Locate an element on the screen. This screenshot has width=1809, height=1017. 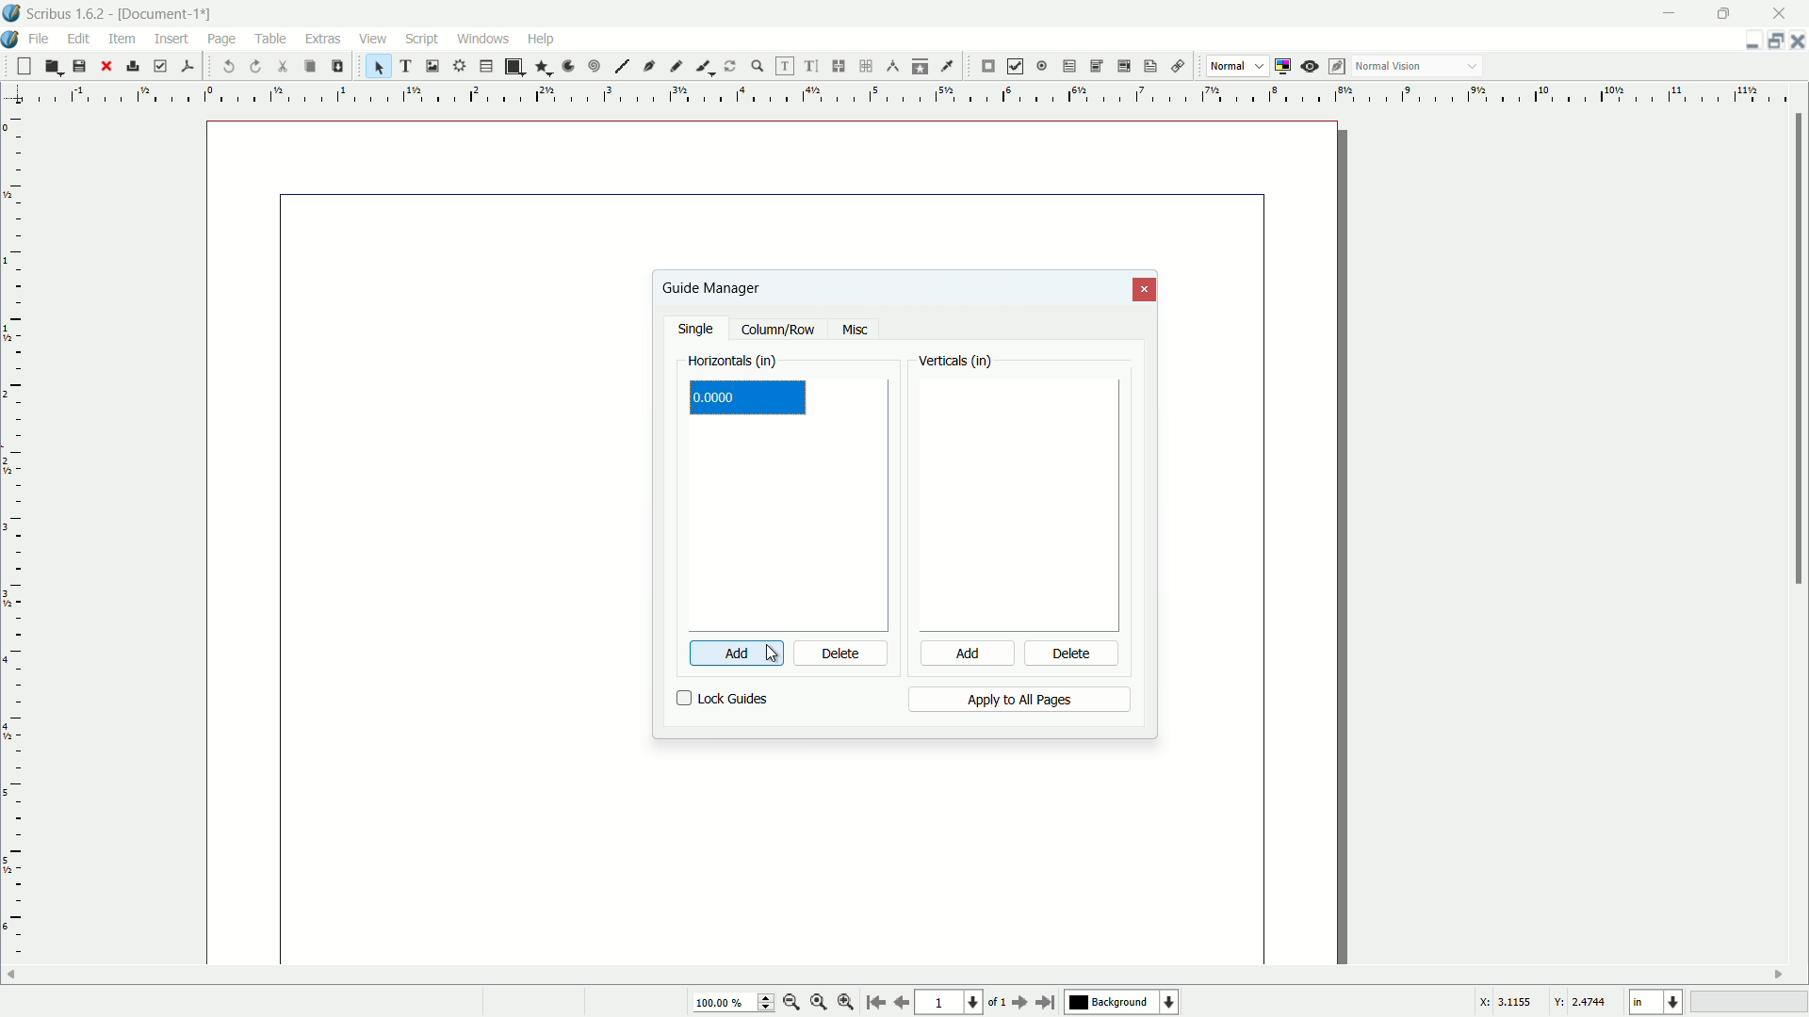
close guide manager window is located at coordinates (1146, 290).